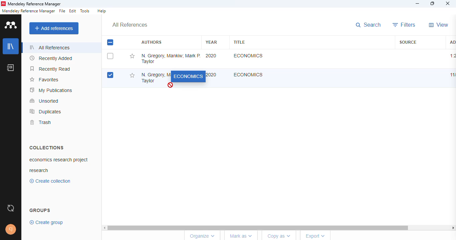  What do you see at coordinates (452, 42) in the screenshot?
I see `added` at bounding box center [452, 42].